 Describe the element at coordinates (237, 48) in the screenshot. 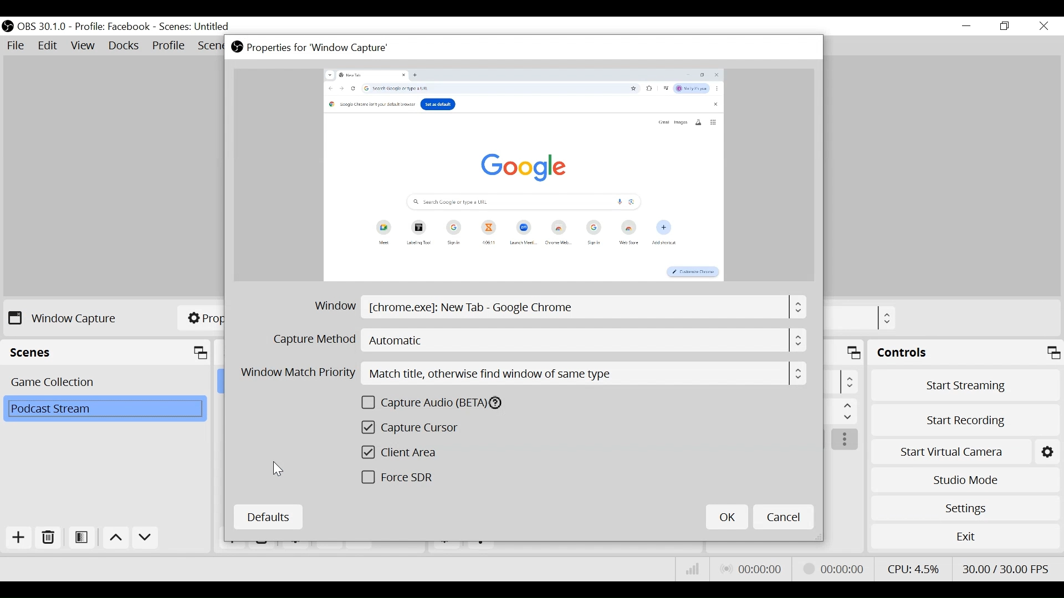

I see `OBS Studio` at that location.